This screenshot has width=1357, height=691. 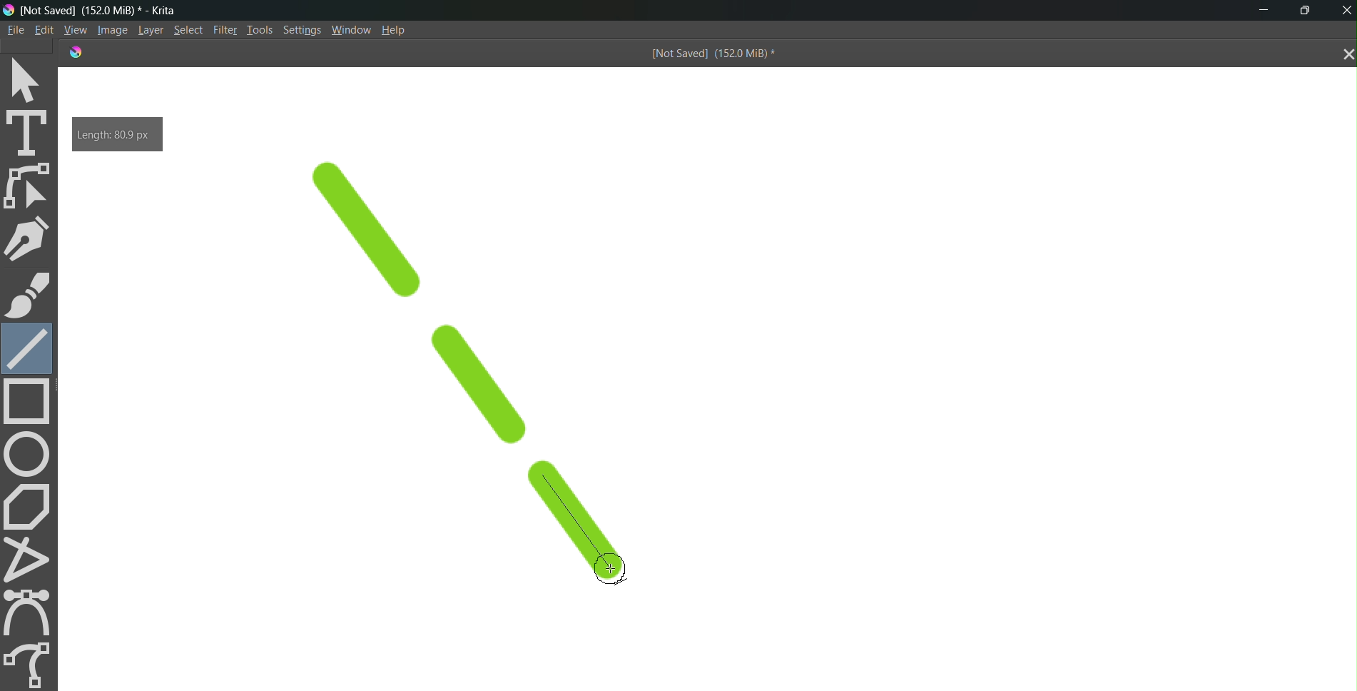 What do you see at coordinates (571, 533) in the screenshot?
I see `line` at bounding box center [571, 533].